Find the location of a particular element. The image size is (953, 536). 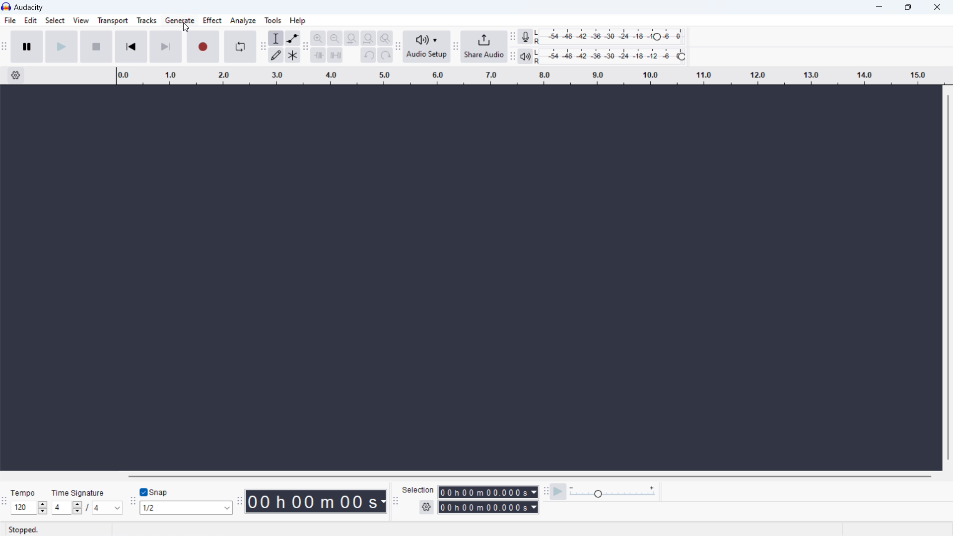

redo is located at coordinates (385, 55).